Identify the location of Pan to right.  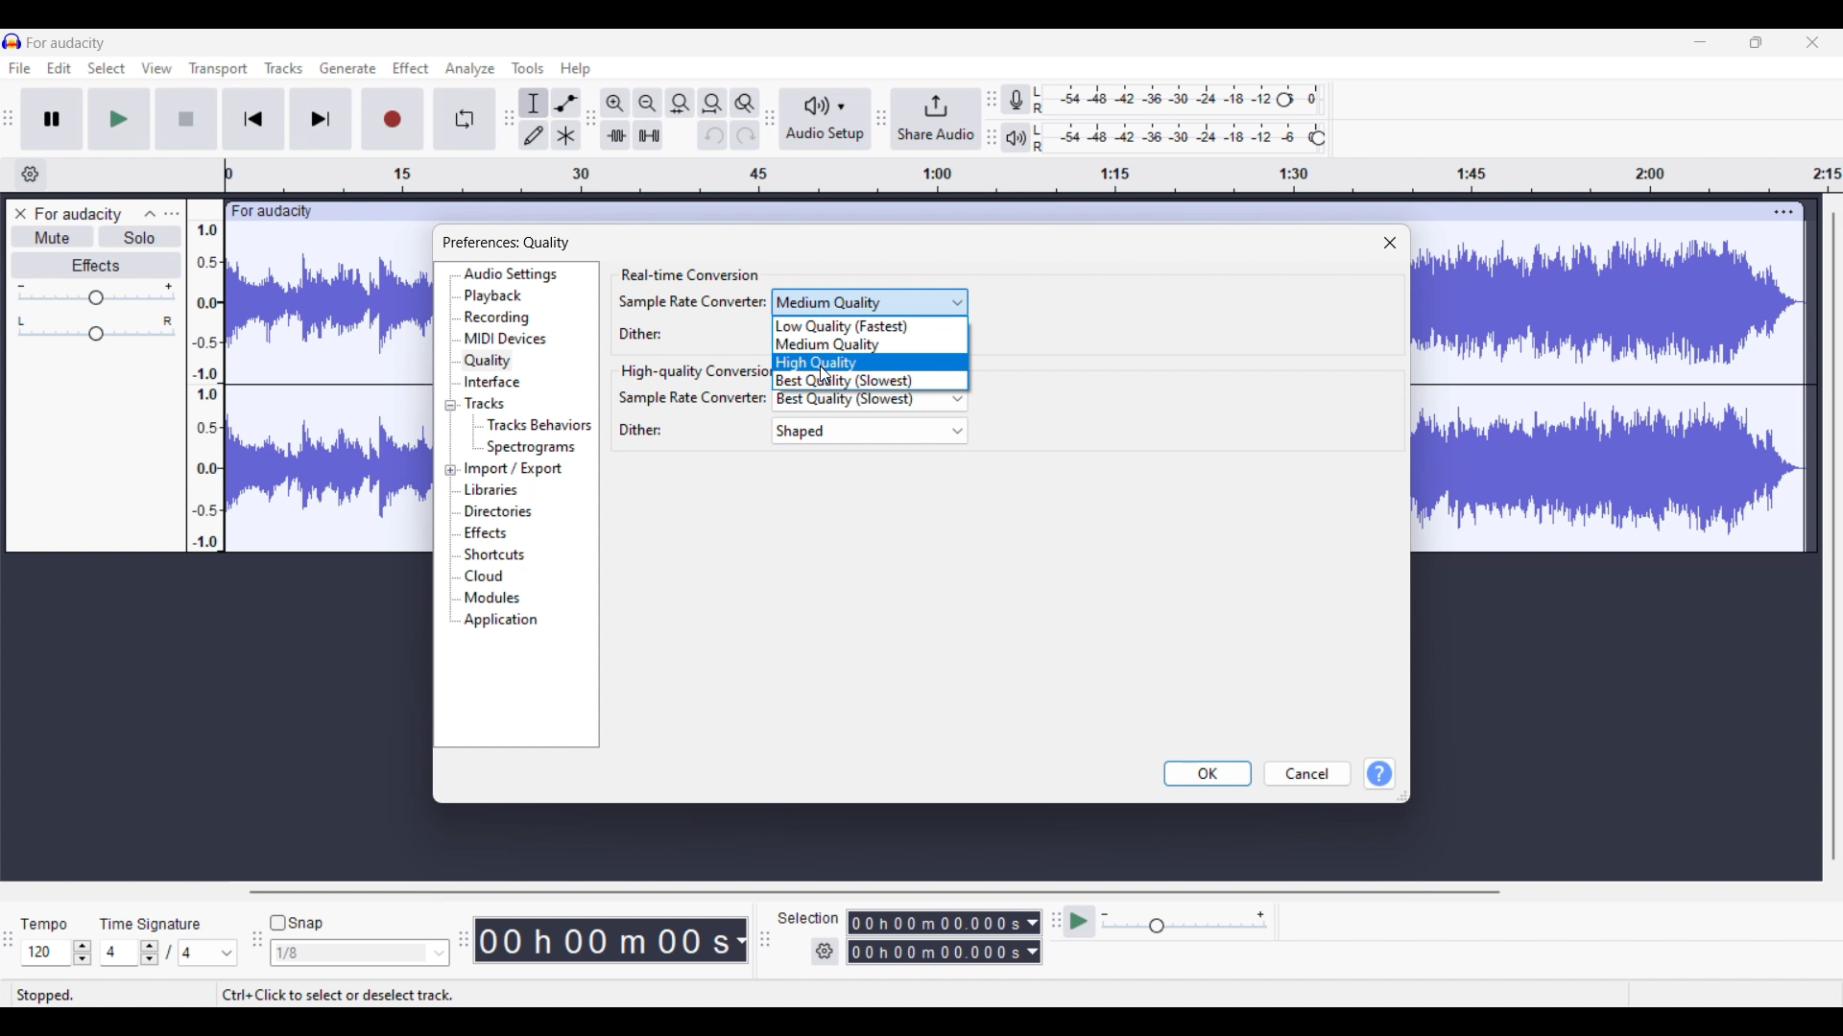
(168, 320).